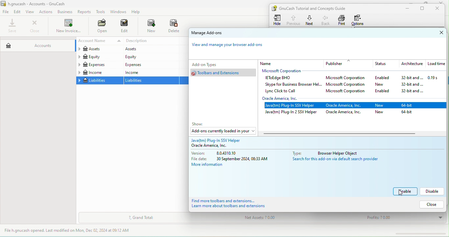 Image resolution: width=449 pixels, height=237 pixels. I want to click on reports, so click(85, 12).